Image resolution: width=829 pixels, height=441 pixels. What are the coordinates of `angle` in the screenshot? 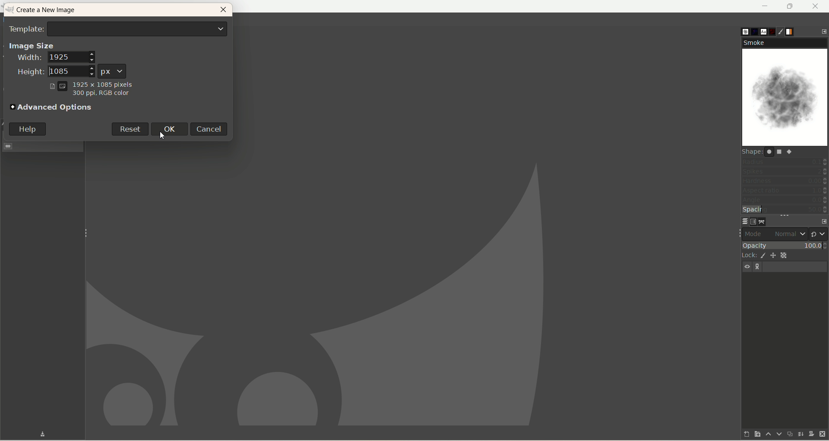 It's located at (784, 201).